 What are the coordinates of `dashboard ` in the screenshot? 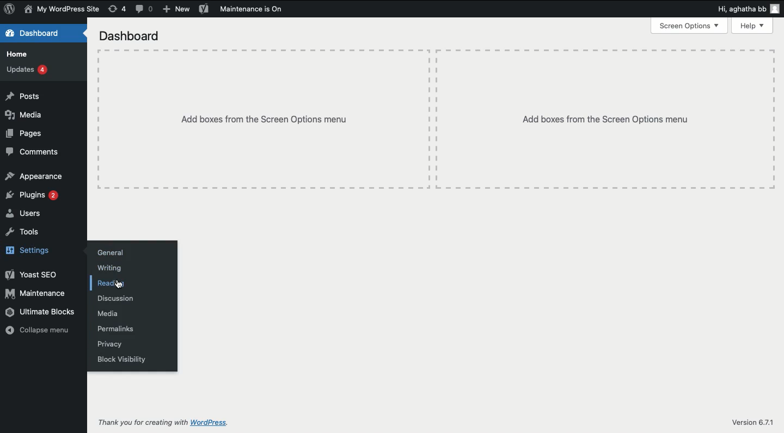 It's located at (33, 33).